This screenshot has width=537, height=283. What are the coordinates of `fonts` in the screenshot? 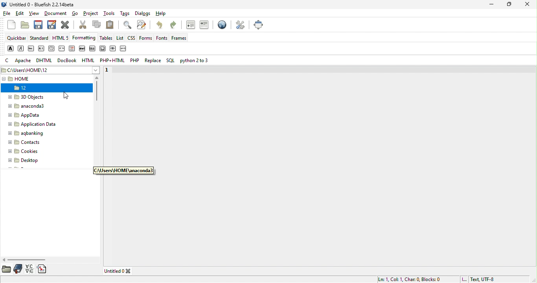 It's located at (163, 39).